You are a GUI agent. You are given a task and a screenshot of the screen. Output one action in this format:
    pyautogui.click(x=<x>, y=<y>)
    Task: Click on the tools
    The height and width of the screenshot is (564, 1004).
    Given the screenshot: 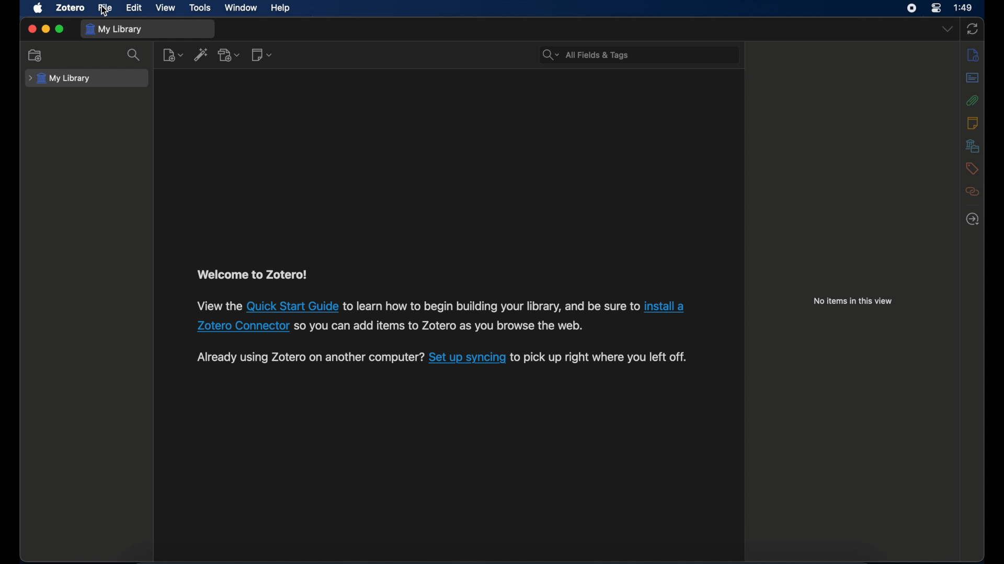 What is the action you would take?
    pyautogui.click(x=201, y=8)
    